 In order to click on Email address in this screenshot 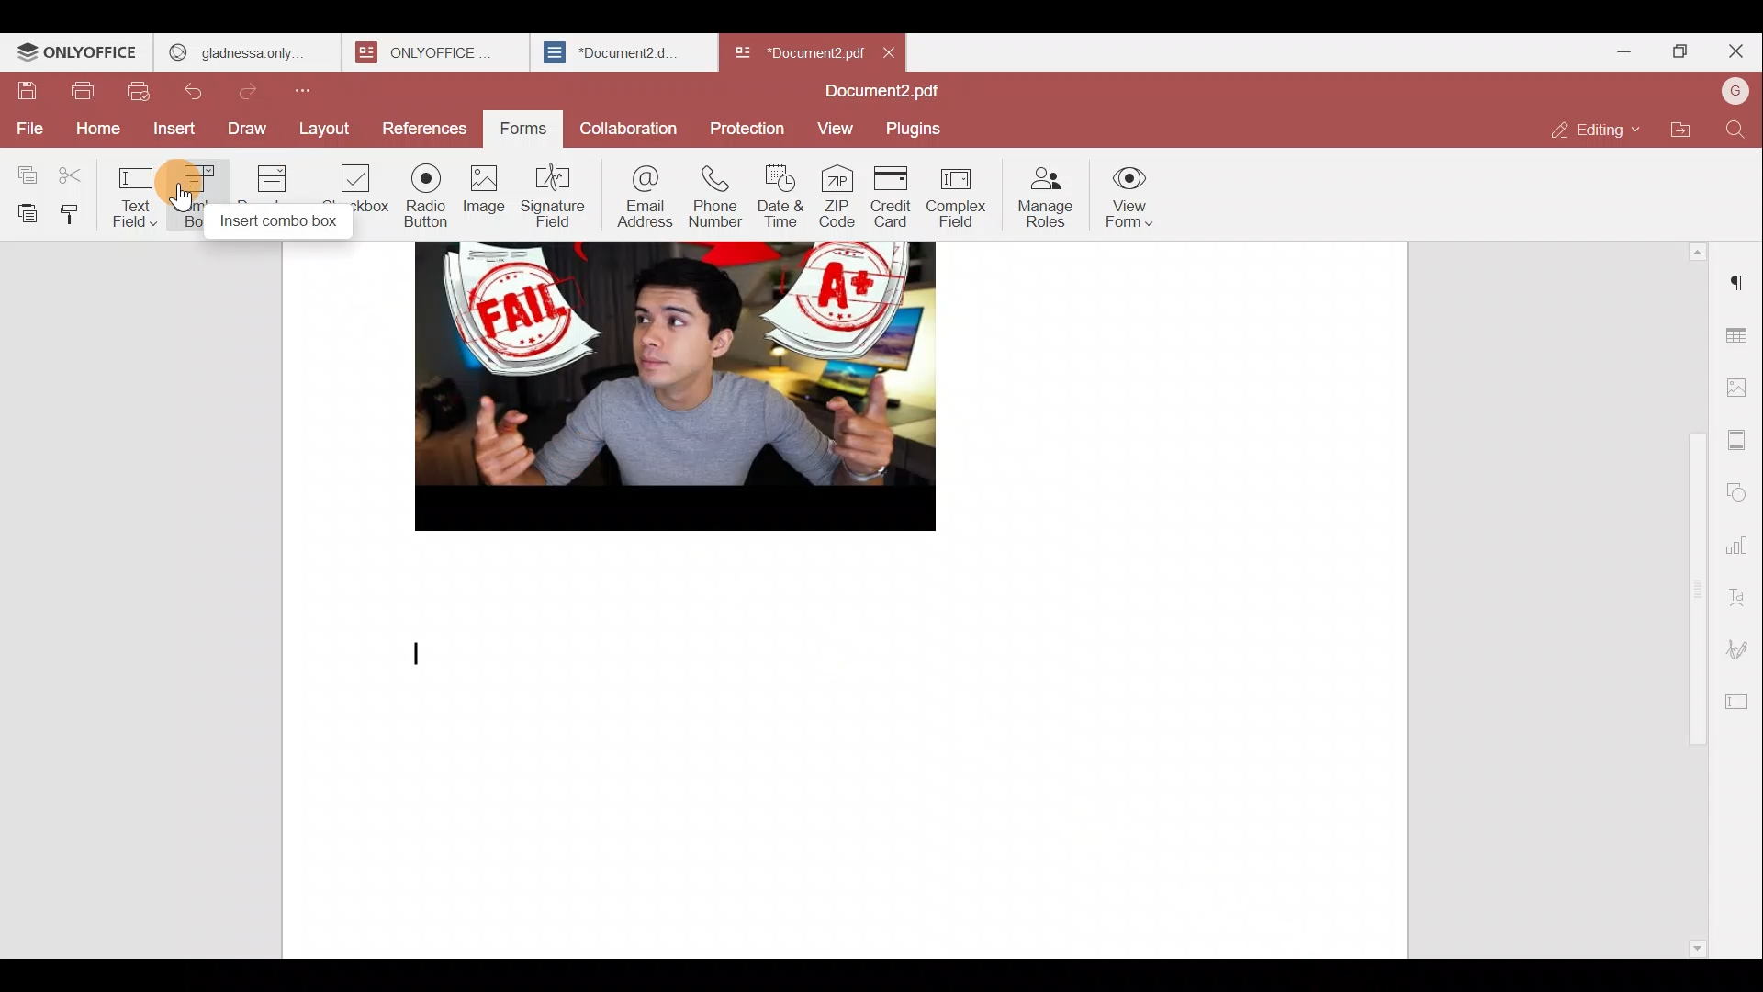, I will do `click(643, 196)`.